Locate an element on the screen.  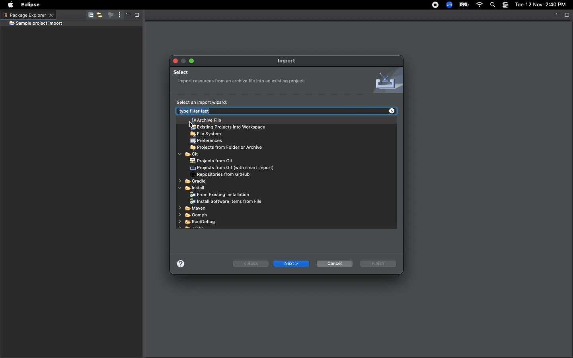
Select is located at coordinates (244, 78).